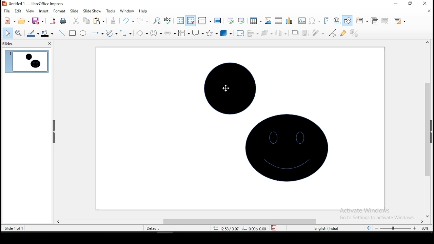 The width and height of the screenshot is (434, 244). I want to click on connectors, so click(126, 33).